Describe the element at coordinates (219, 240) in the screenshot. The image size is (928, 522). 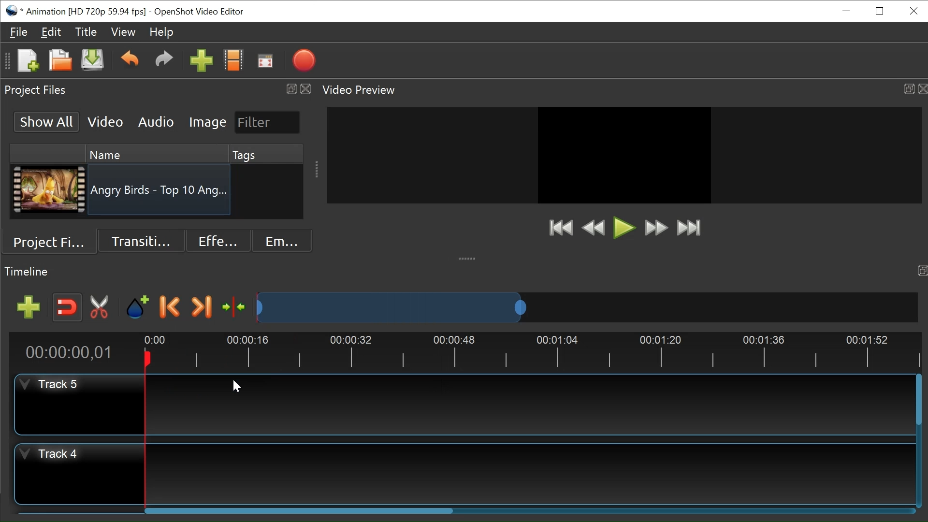
I see `Effects` at that location.